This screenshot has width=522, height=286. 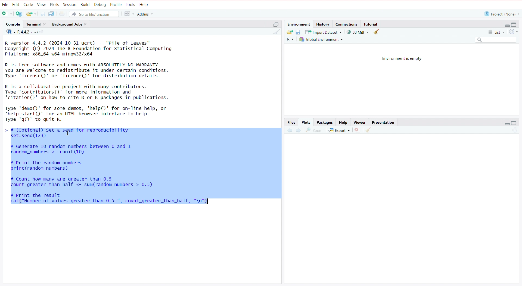 What do you see at coordinates (131, 4) in the screenshot?
I see `Tools` at bounding box center [131, 4].